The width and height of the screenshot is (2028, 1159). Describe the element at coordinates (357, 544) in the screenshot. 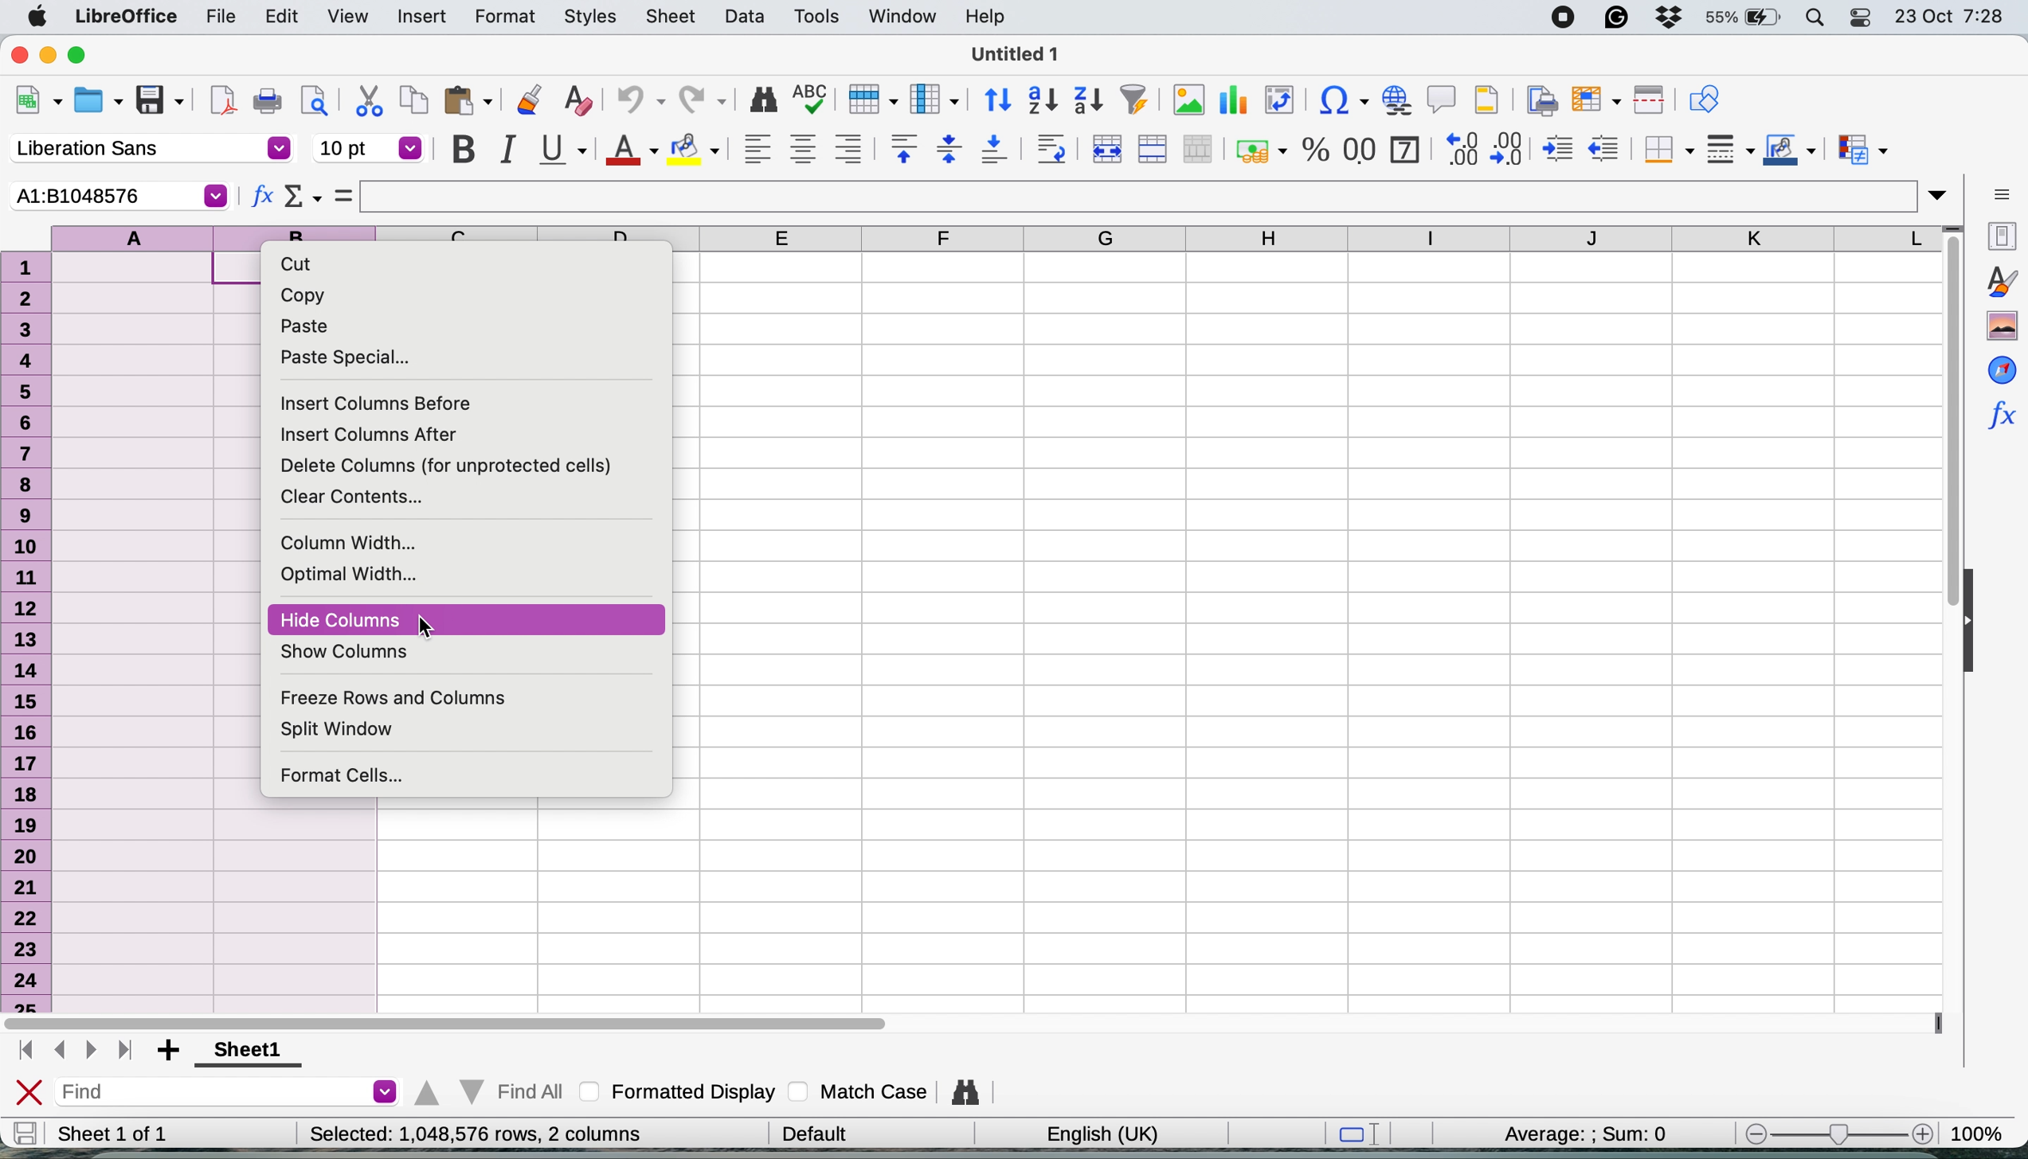

I see `column width` at that location.